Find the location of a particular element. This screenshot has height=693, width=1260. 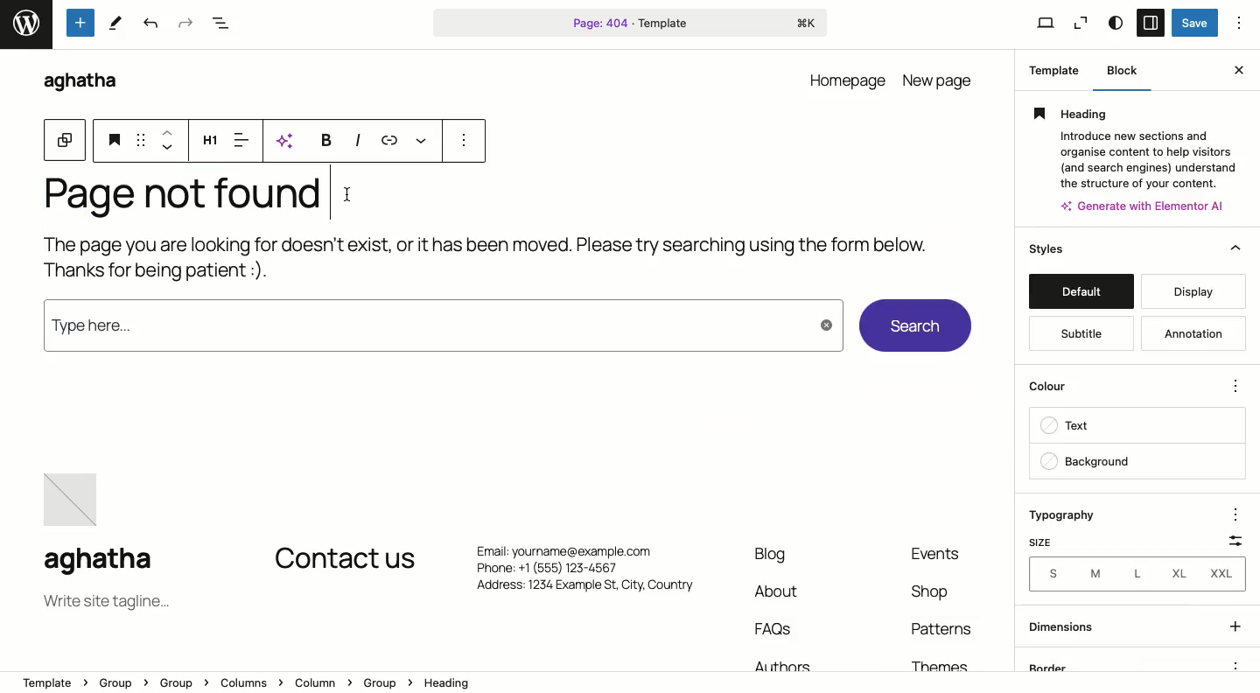

Styles is located at coordinates (1139, 250).